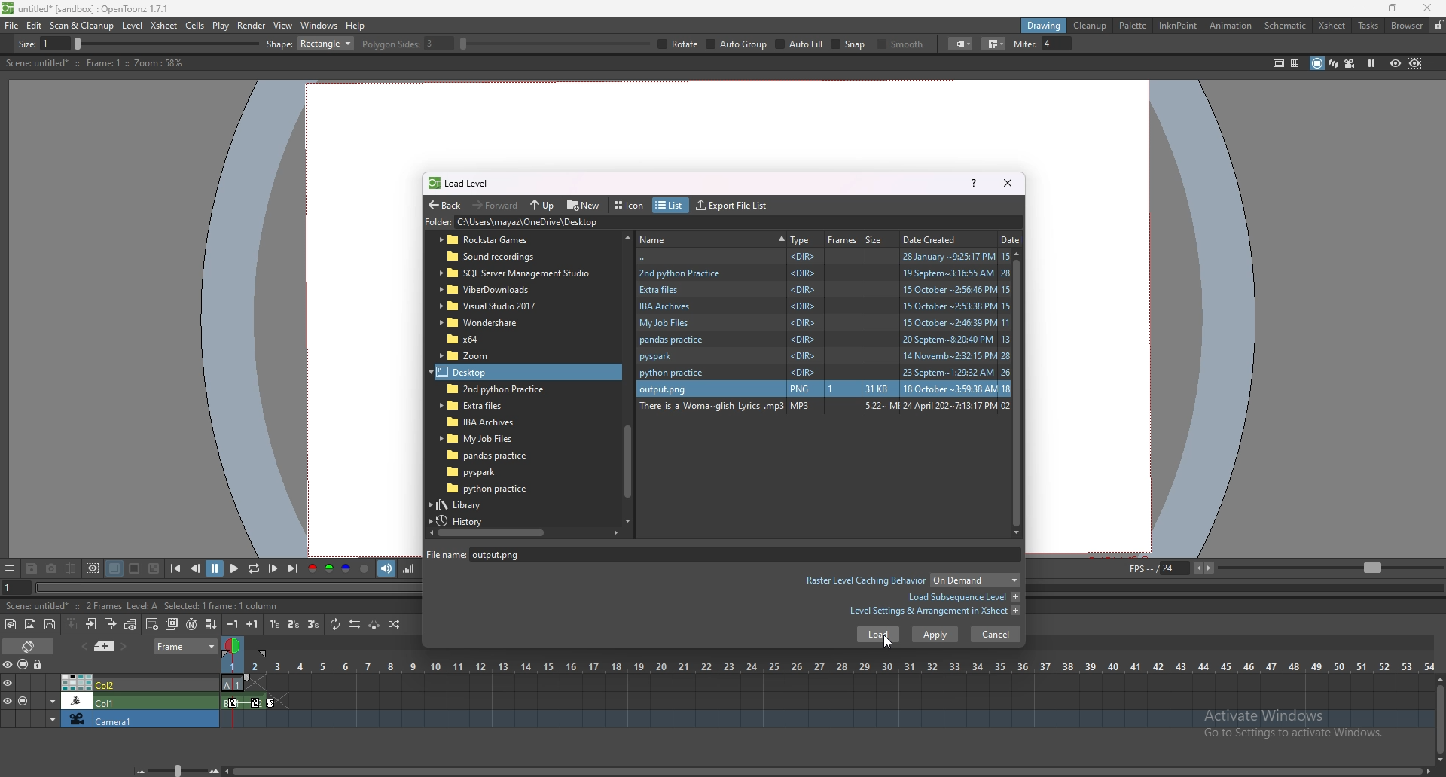 The width and height of the screenshot is (1446, 777). I want to click on close, so click(1425, 8).